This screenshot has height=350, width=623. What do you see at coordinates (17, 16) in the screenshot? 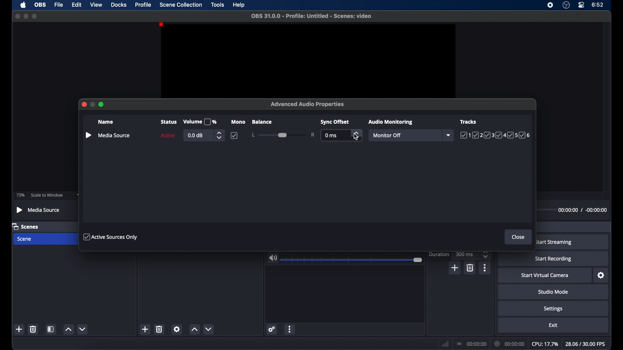
I see `close` at bounding box center [17, 16].